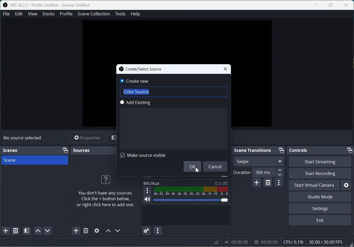  What do you see at coordinates (157, 231) in the screenshot?
I see `Audio mixer menu` at bounding box center [157, 231].